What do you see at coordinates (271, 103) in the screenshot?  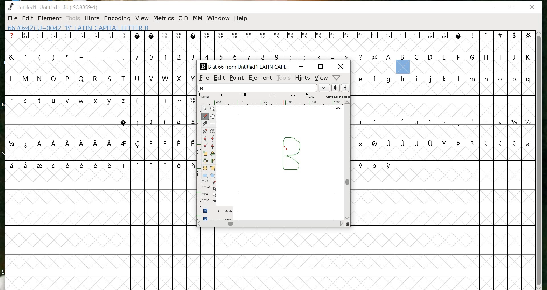 I see `ruler` at bounding box center [271, 103].